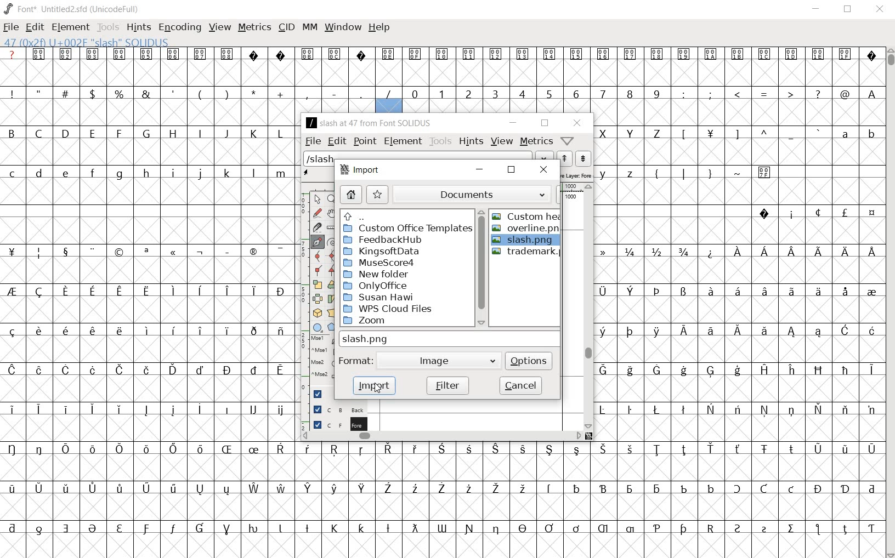 Image resolution: width=895 pixels, height=558 pixels. I want to click on New folder, so click(377, 274).